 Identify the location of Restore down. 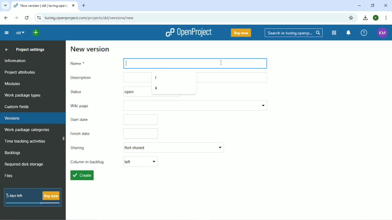
(373, 5).